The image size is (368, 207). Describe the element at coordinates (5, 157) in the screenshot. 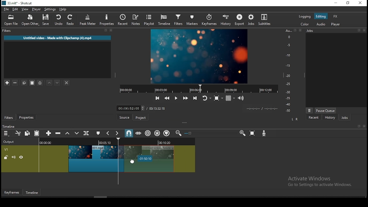

I see `(un)lock` at that location.